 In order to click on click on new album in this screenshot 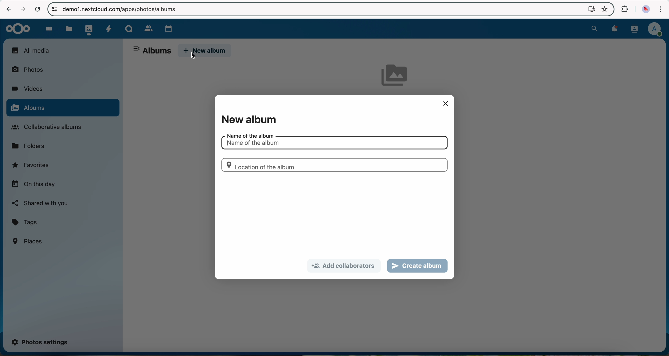, I will do `click(205, 51)`.